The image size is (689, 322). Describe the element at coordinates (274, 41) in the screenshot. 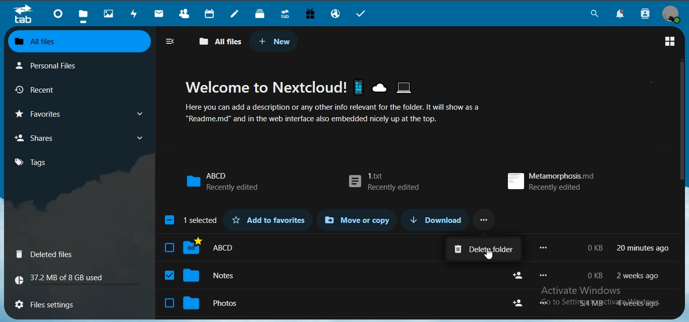

I see `new` at that location.